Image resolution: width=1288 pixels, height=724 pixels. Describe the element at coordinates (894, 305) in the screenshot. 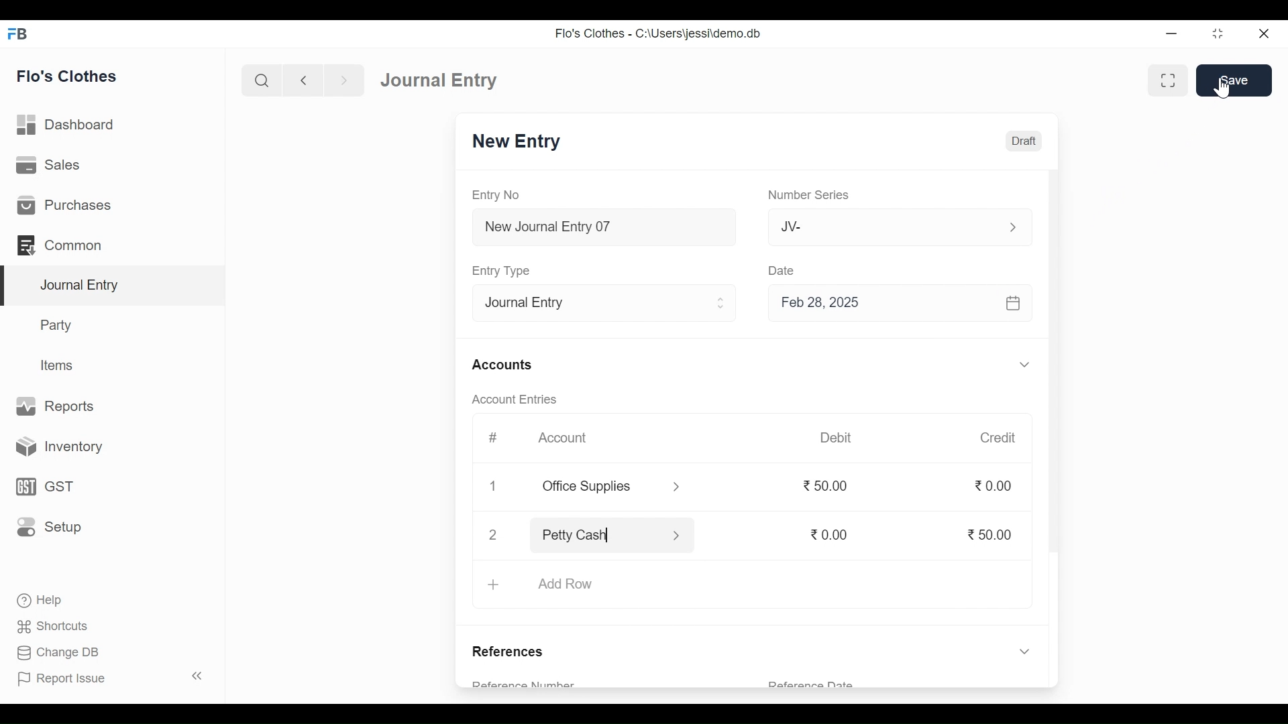

I see `Feb 28, 2025` at that location.